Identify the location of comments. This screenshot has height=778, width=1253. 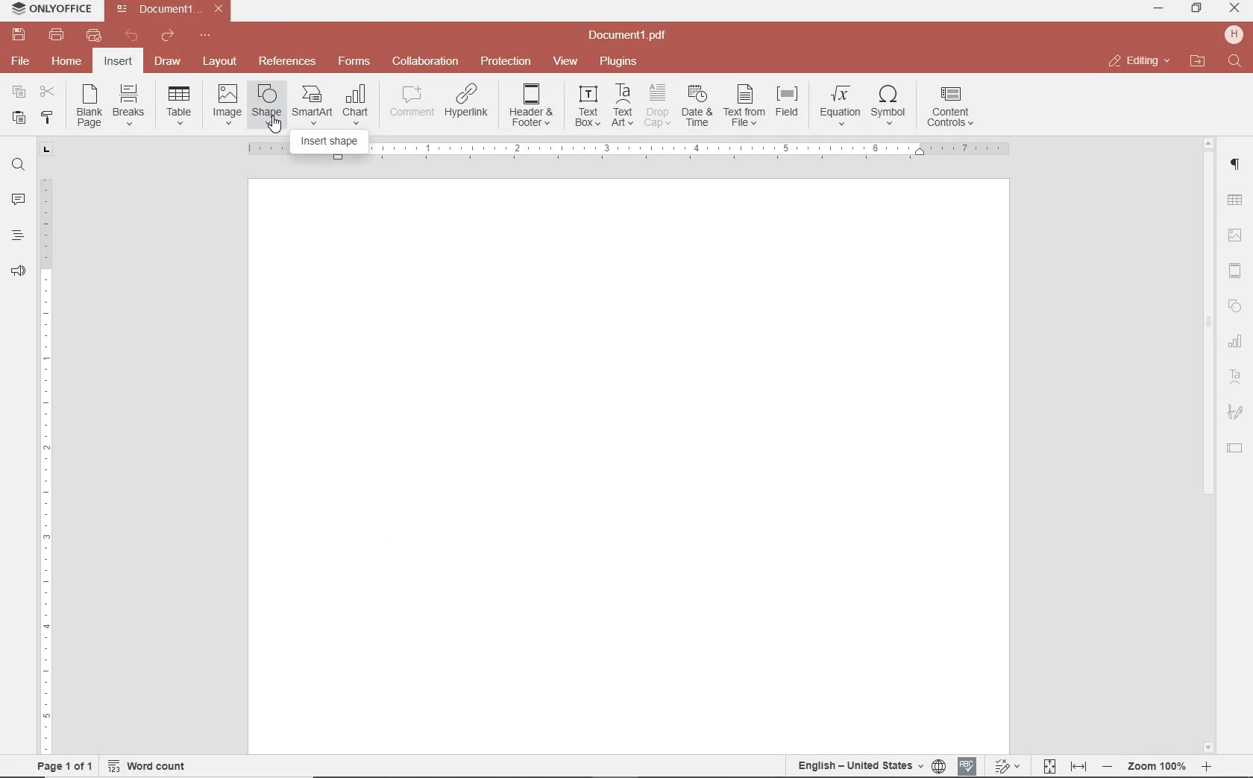
(18, 200).